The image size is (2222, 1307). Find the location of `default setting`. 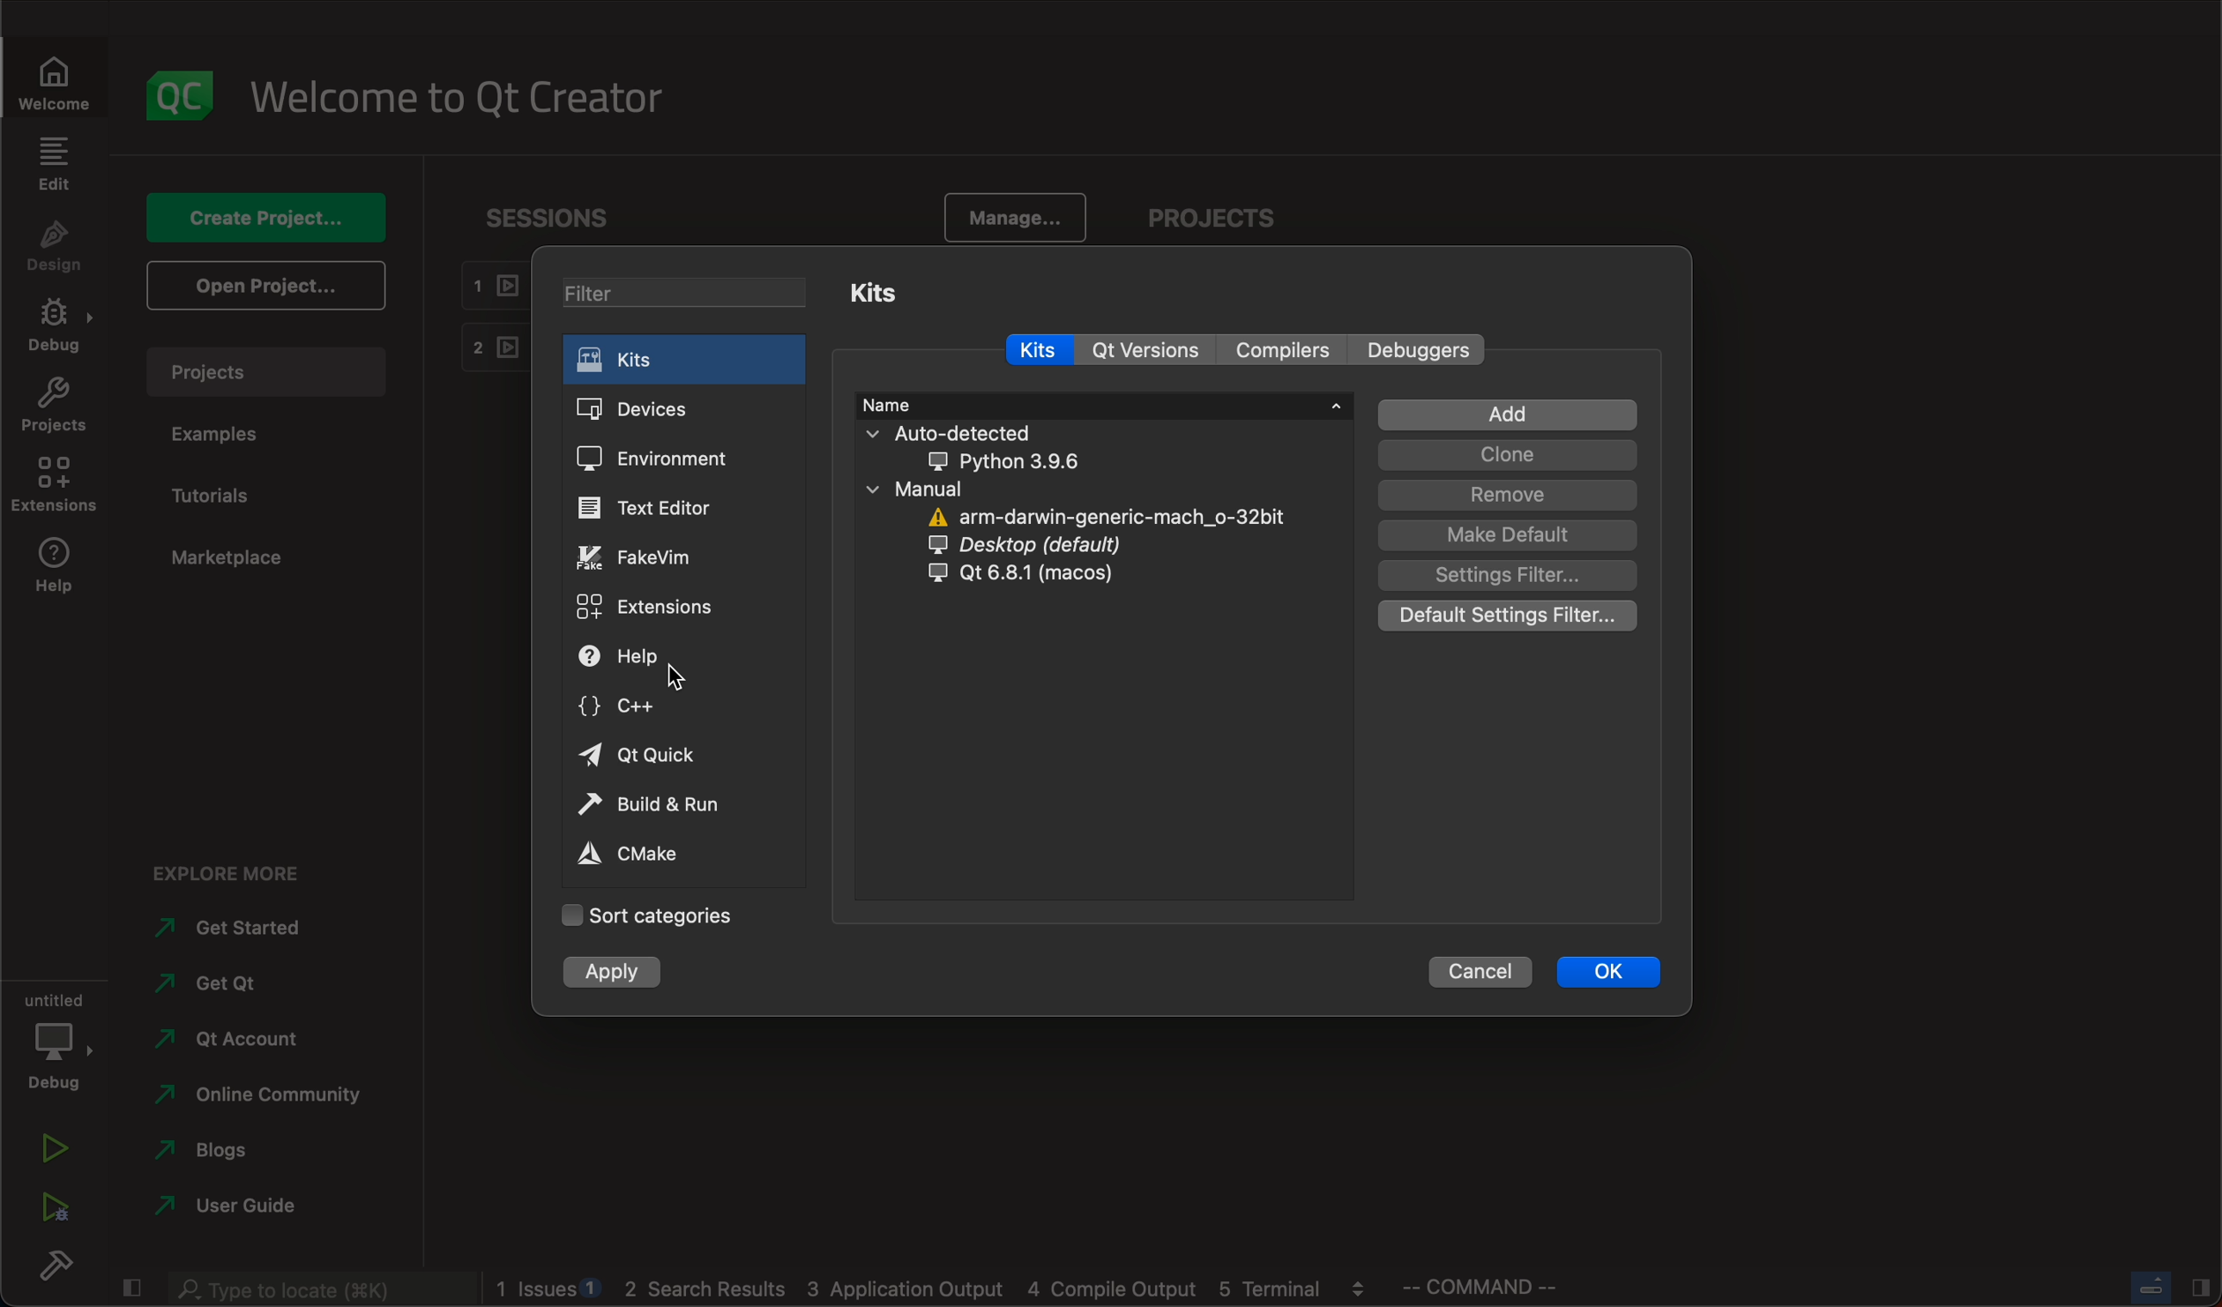

default setting is located at coordinates (1507, 616).